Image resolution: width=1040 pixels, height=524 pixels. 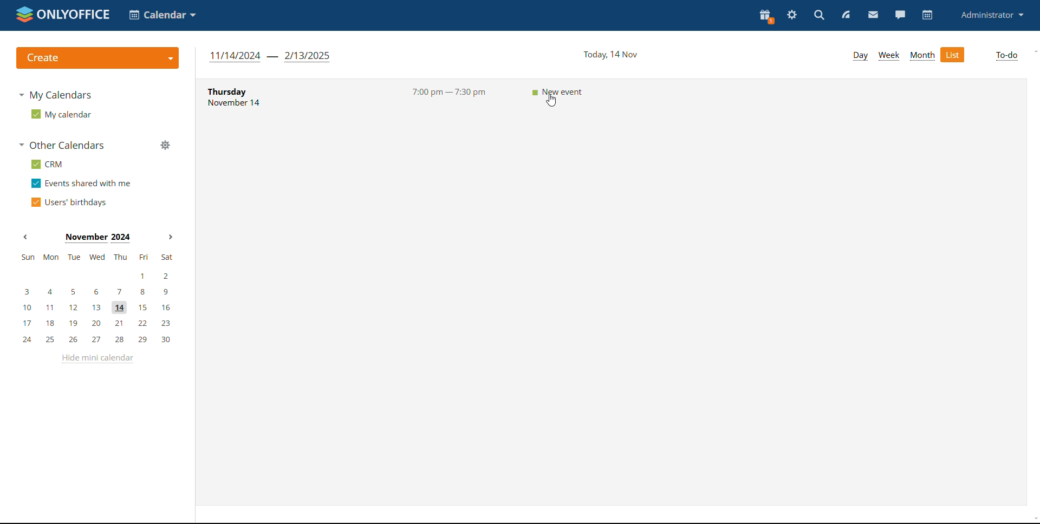 I want to click on search, so click(x=818, y=16).